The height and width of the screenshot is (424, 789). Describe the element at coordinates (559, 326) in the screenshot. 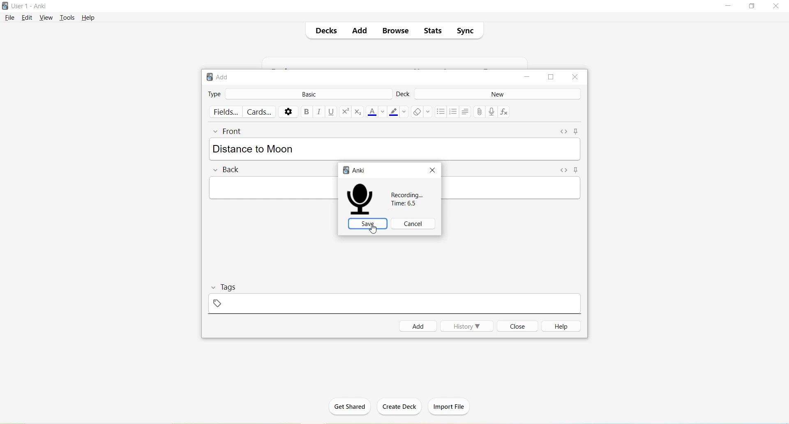

I see `Help` at that location.